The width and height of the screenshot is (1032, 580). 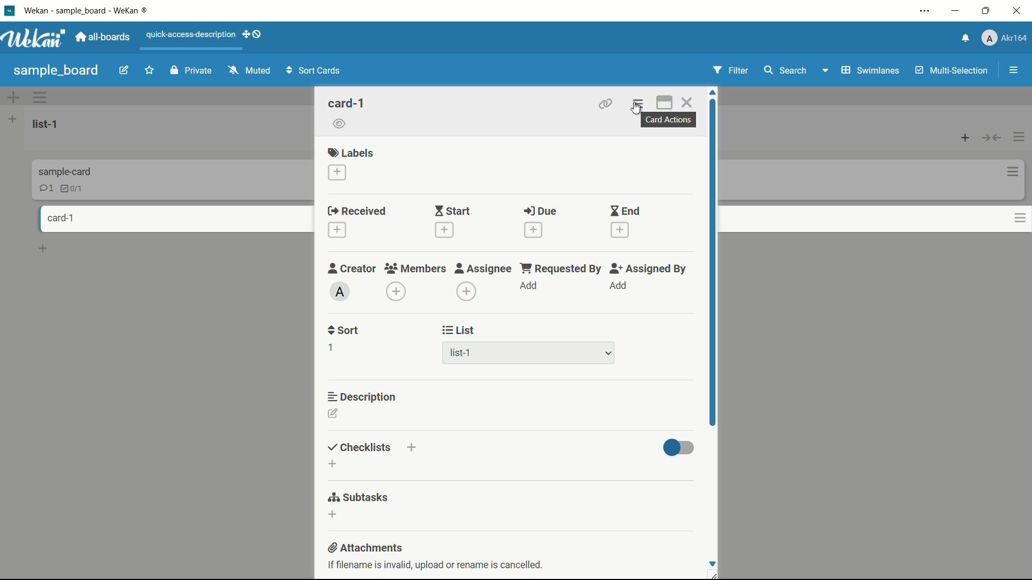 I want to click on assigned by, so click(x=648, y=270).